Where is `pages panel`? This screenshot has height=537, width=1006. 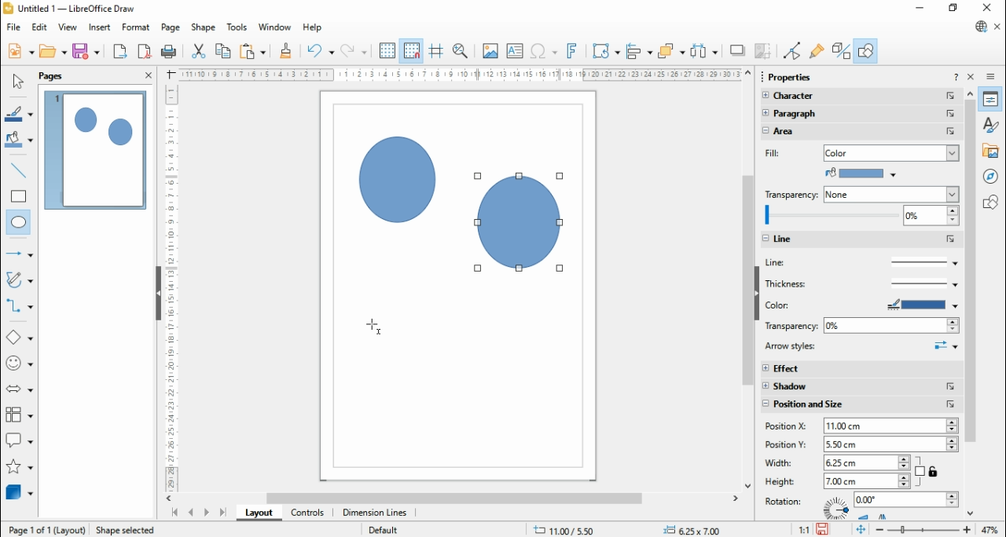 pages panel is located at coordinates (62, 76).